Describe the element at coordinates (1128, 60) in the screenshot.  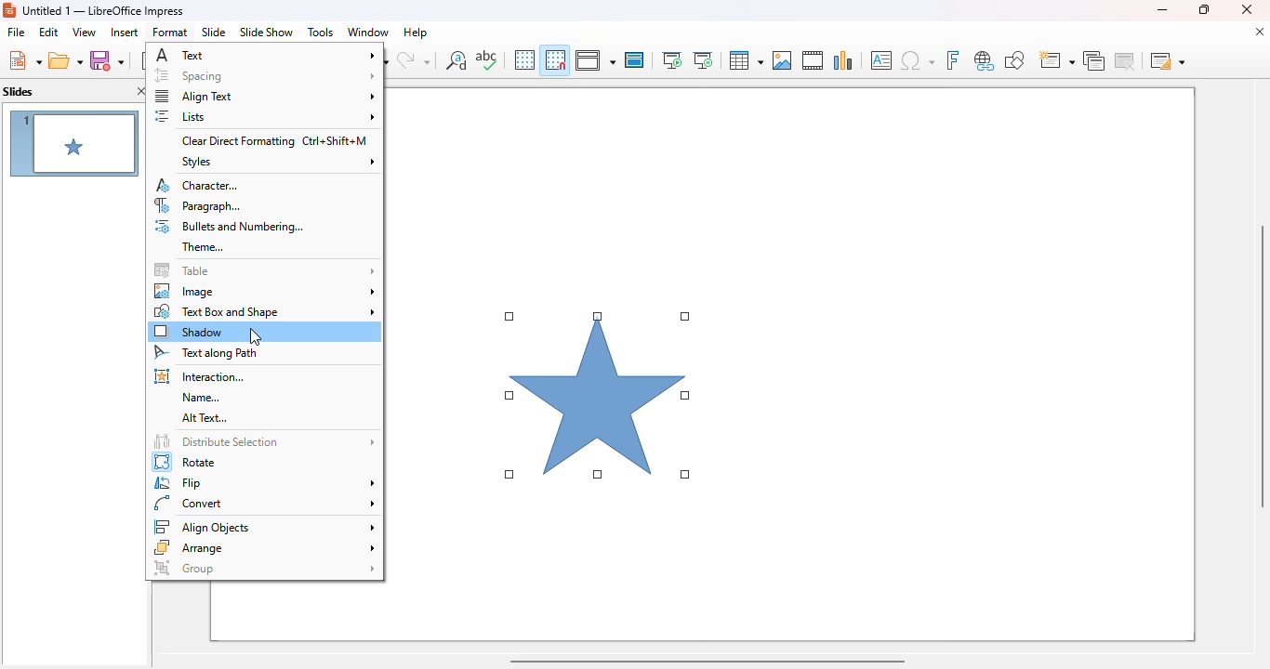
I see `delete slide` at that location.